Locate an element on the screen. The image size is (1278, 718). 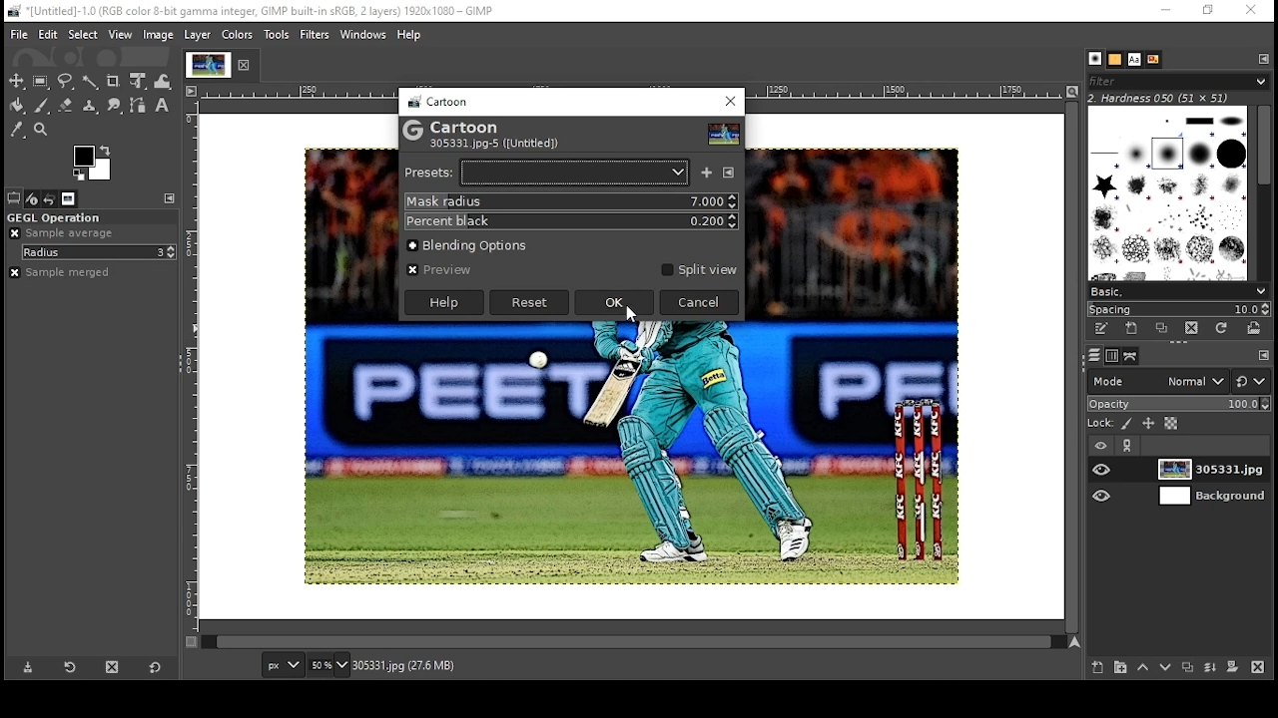
logo is located at coordinates (412, 130).